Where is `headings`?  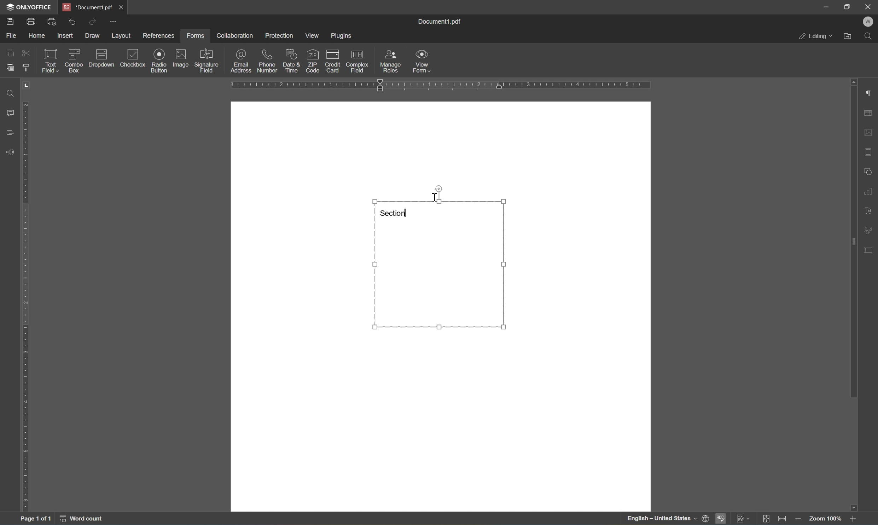
headings is located at coordinates (10, 132).